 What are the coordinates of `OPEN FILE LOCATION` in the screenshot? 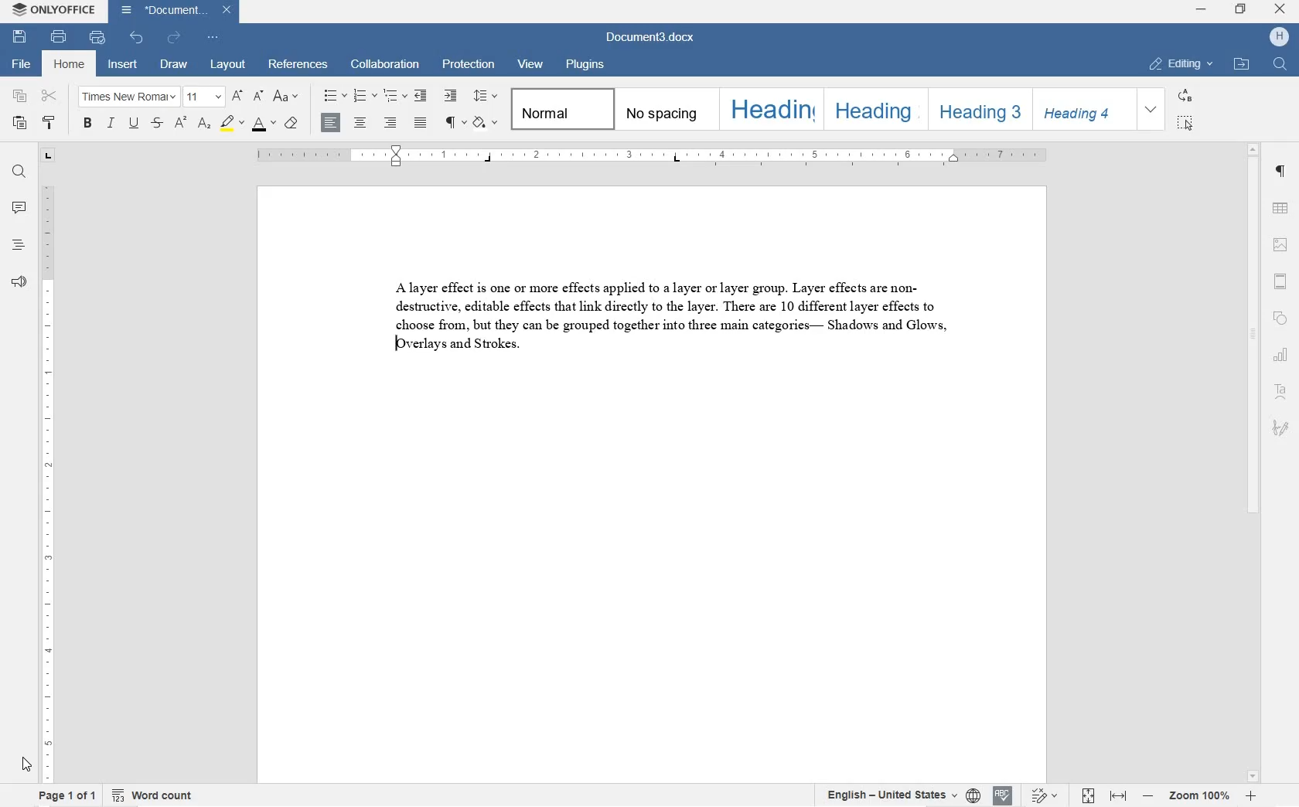 It's located at (1240, 63).